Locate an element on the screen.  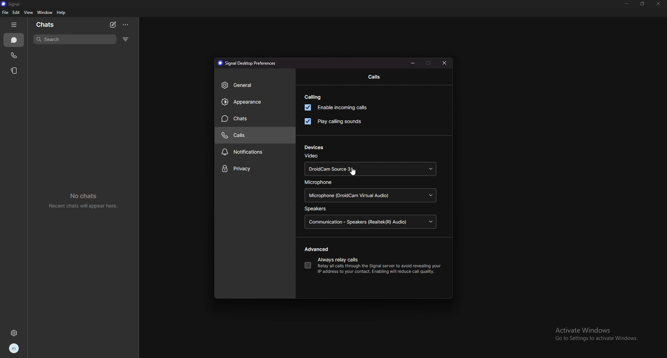
chats is located at coordinates (14, 40).